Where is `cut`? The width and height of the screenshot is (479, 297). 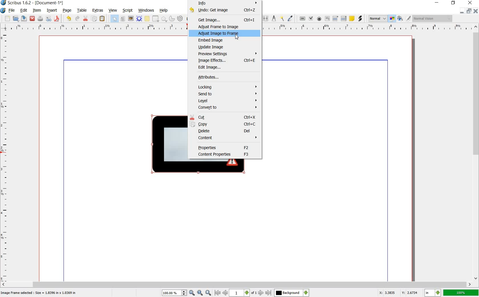
cut is located at coordinates (224, 117).